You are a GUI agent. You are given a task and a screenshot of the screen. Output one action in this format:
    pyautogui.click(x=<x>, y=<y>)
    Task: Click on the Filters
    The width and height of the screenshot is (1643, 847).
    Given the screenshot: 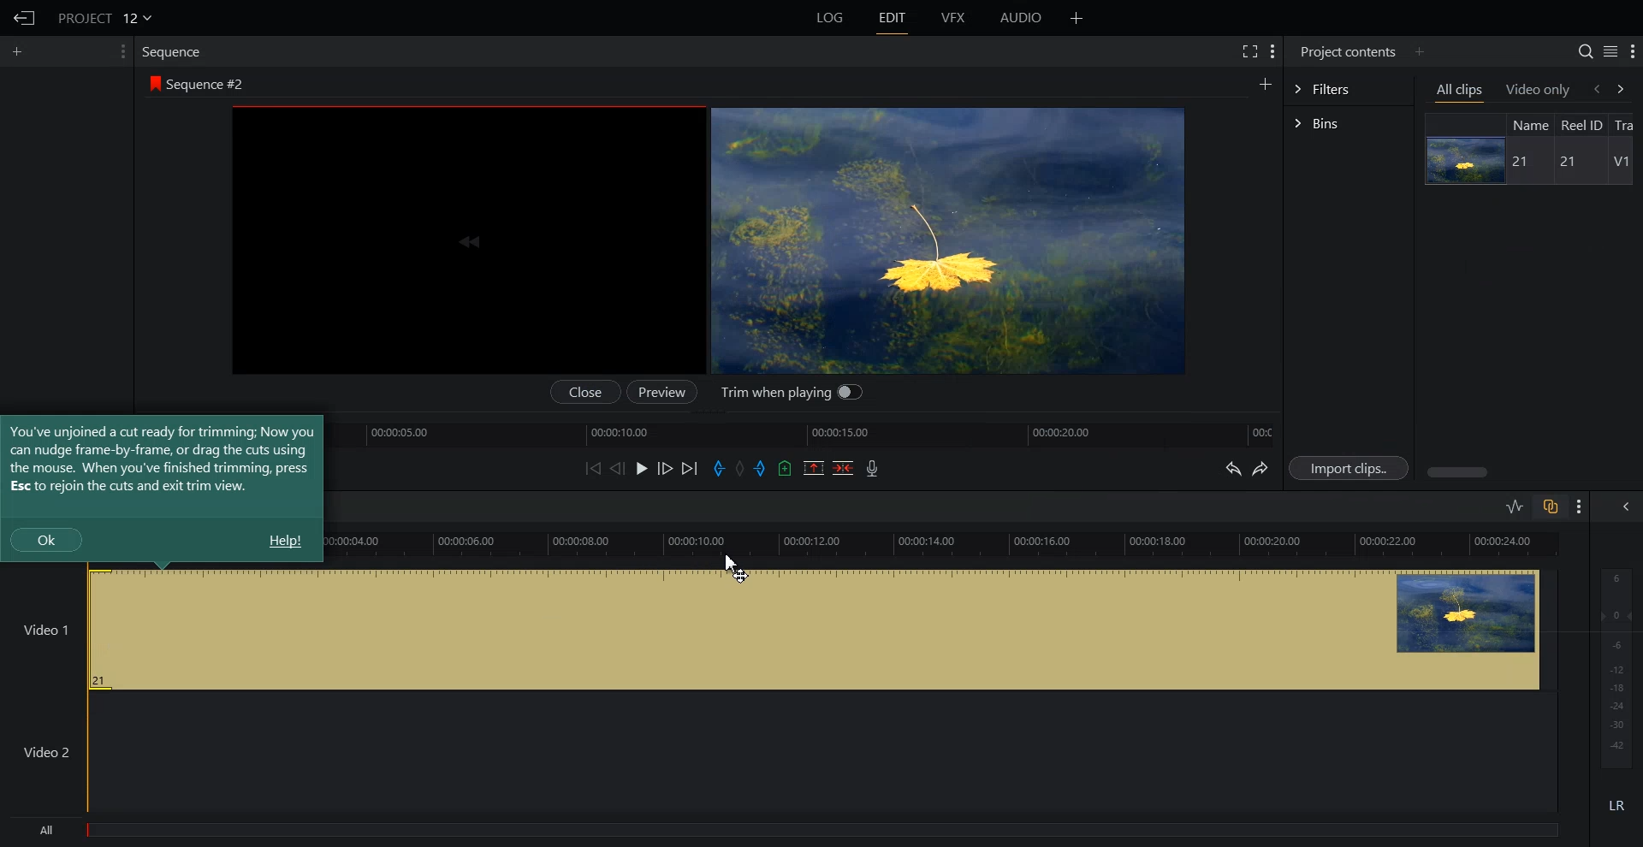 What is the action you would take?
    pyautogui.click(x=1349, y=89)
    